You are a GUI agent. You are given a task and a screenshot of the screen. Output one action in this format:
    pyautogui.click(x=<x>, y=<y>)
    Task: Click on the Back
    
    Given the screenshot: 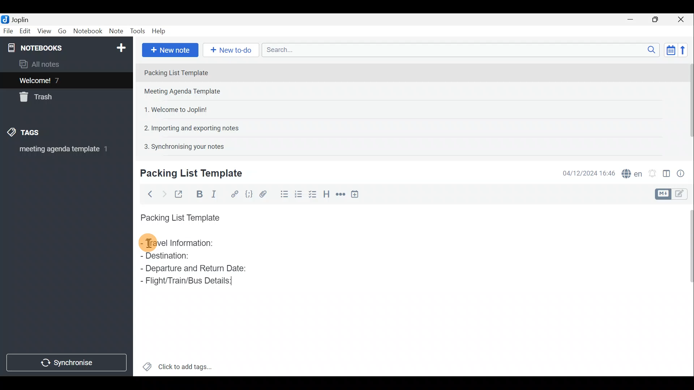 What is the action you would take?
    pyautogui.click(x=149, y=194)
    